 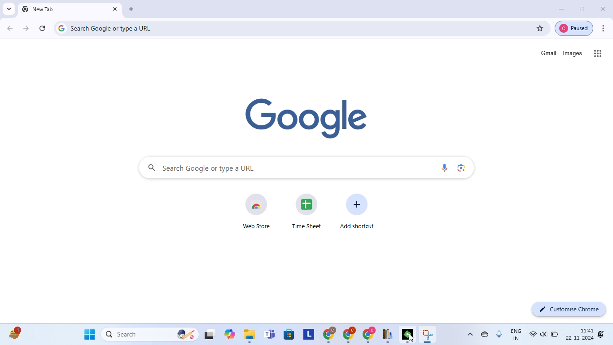 What do you see at coordinates (517, 334) in the screenshot?
I see `ENG language` at bounding box center [517, 334].